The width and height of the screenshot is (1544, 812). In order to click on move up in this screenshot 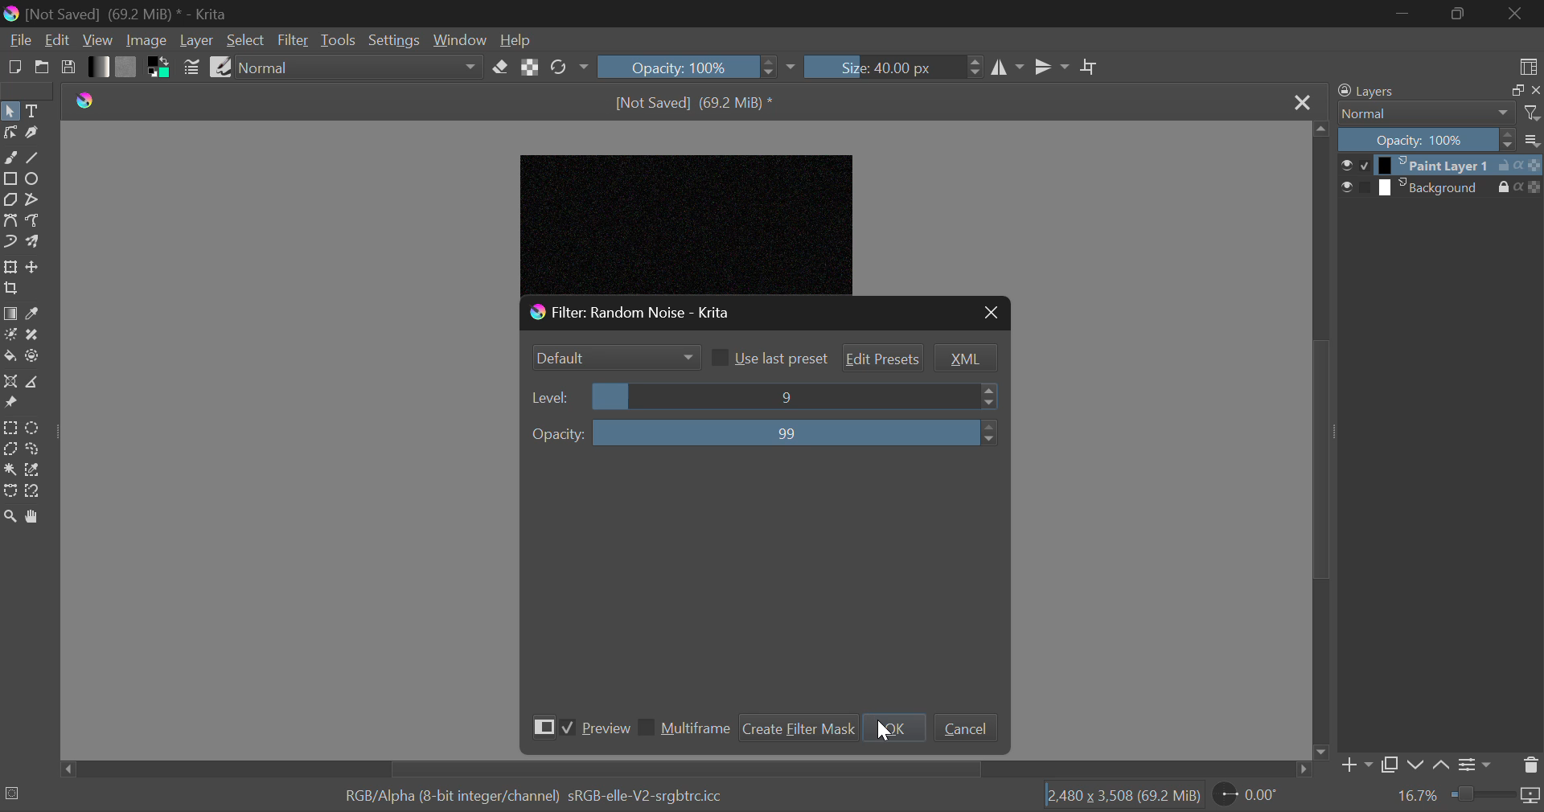, I will do `click(1320, 128)`.